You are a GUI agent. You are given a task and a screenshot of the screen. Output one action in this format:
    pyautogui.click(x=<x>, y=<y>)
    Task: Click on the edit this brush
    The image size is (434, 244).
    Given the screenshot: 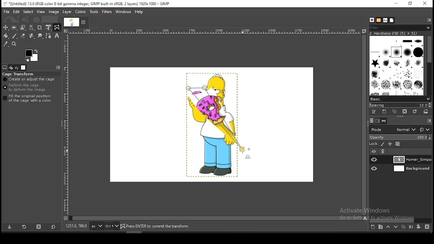 What is the action you would take?
    pyautogui.click(x=375, y=112)
    